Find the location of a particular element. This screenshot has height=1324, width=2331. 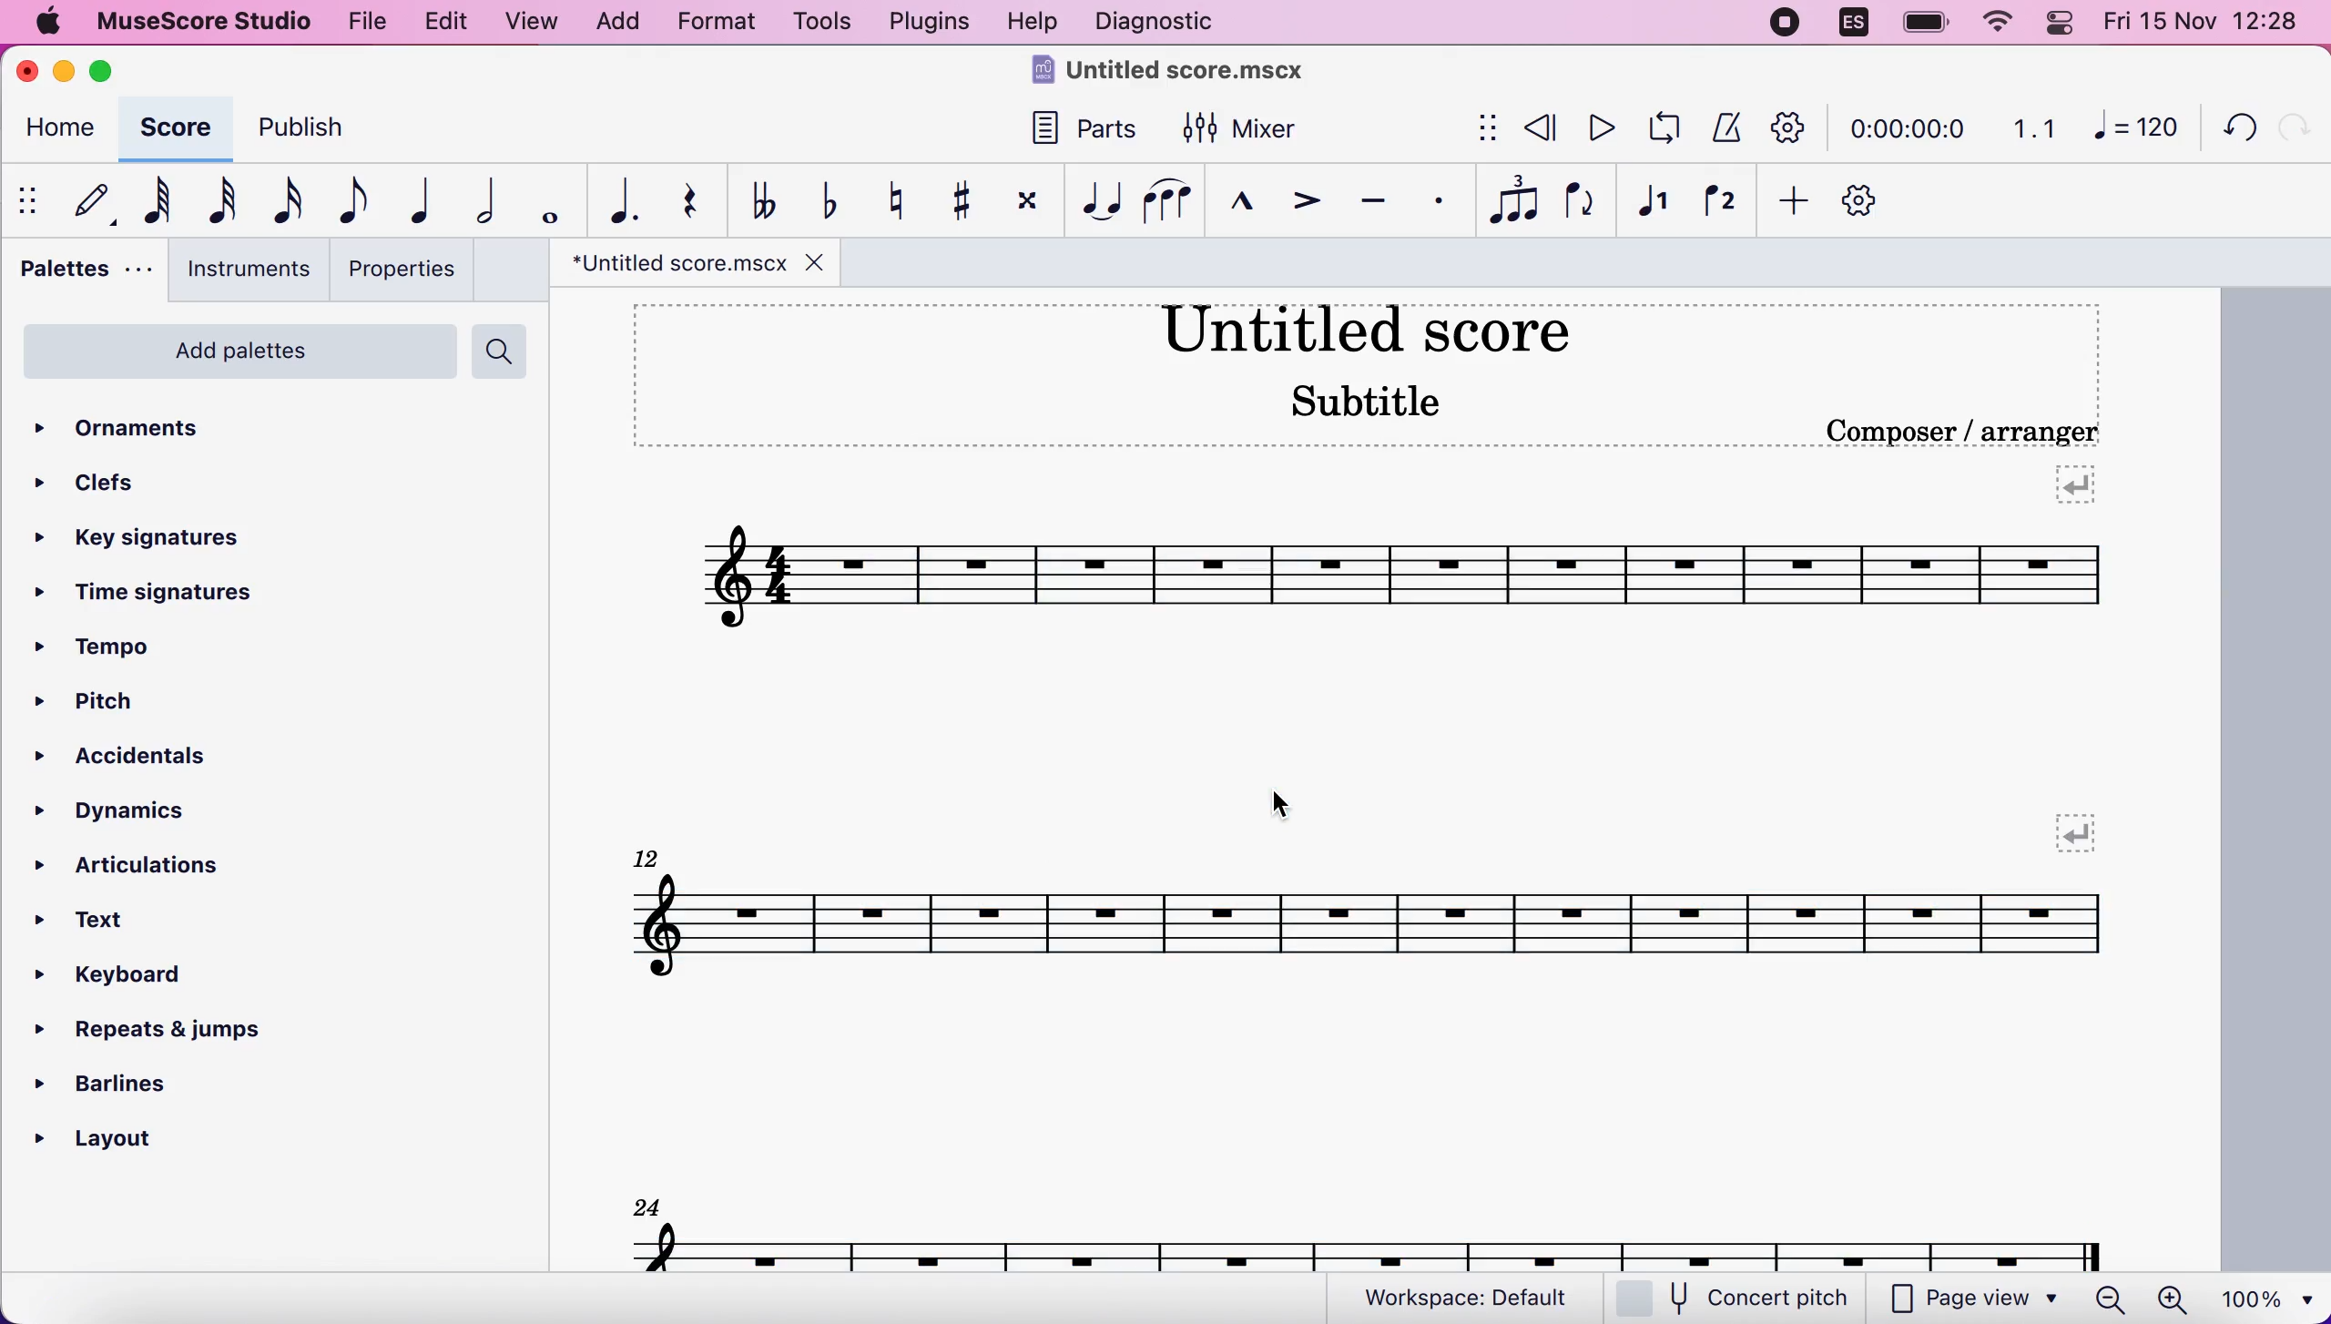

playback settings is located at coordinates (1789, 127).